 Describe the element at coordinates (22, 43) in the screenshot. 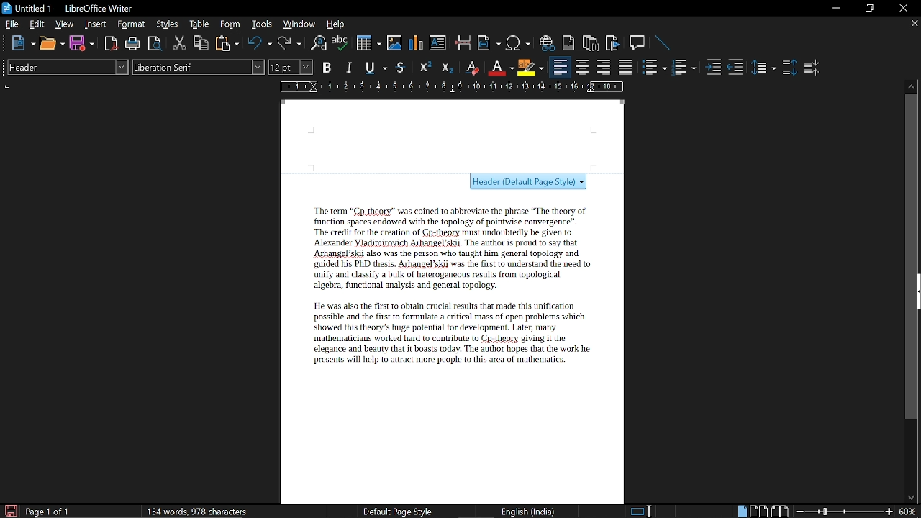

I see `NEw` at that location.